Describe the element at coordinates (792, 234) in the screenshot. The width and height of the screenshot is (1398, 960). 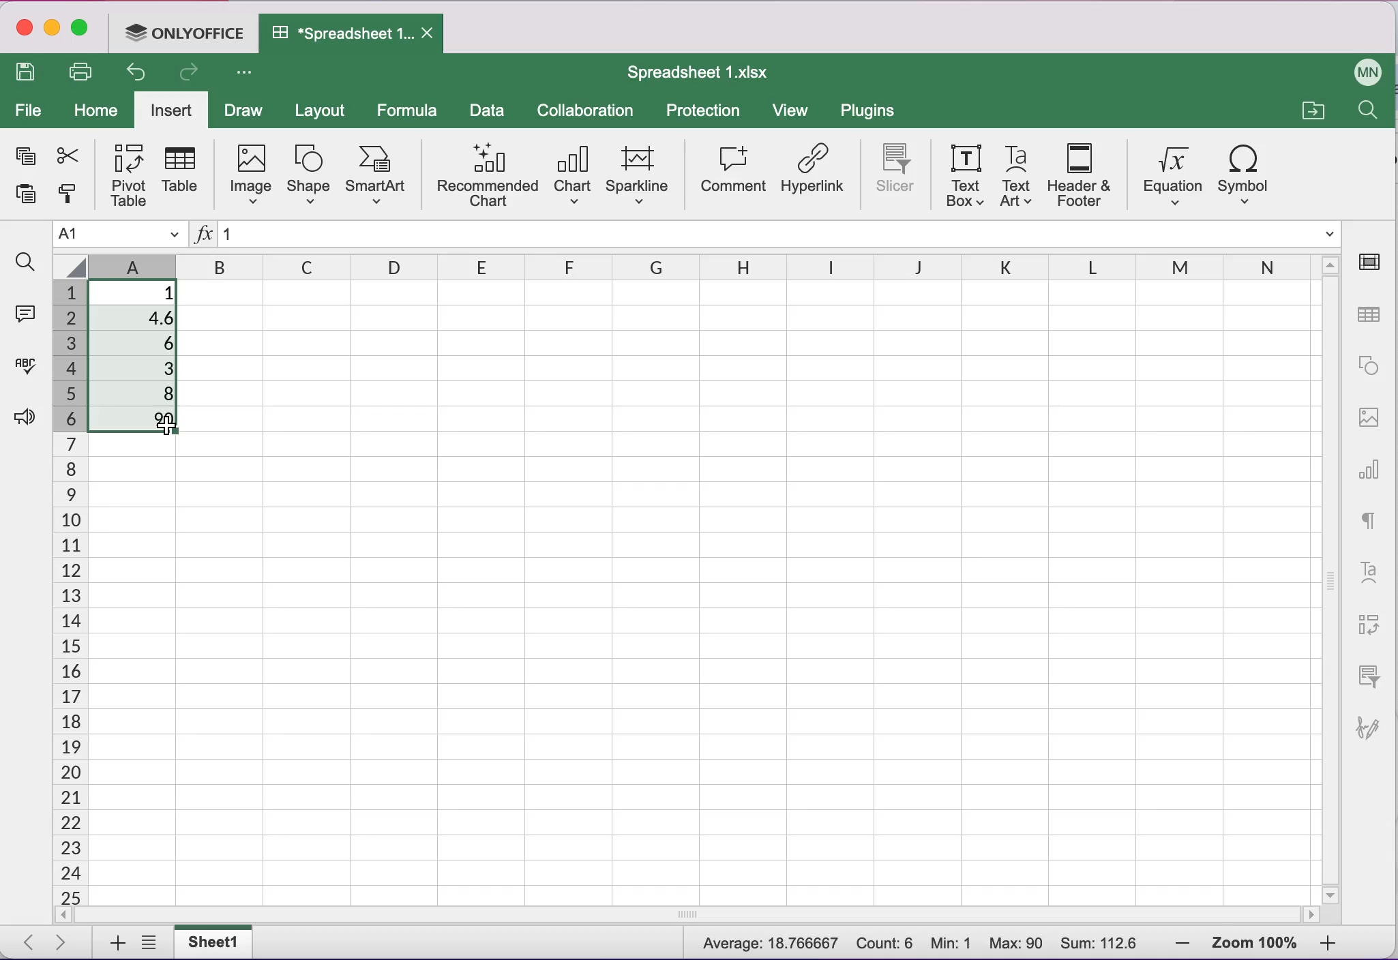
I see `Formula bar` at that location.